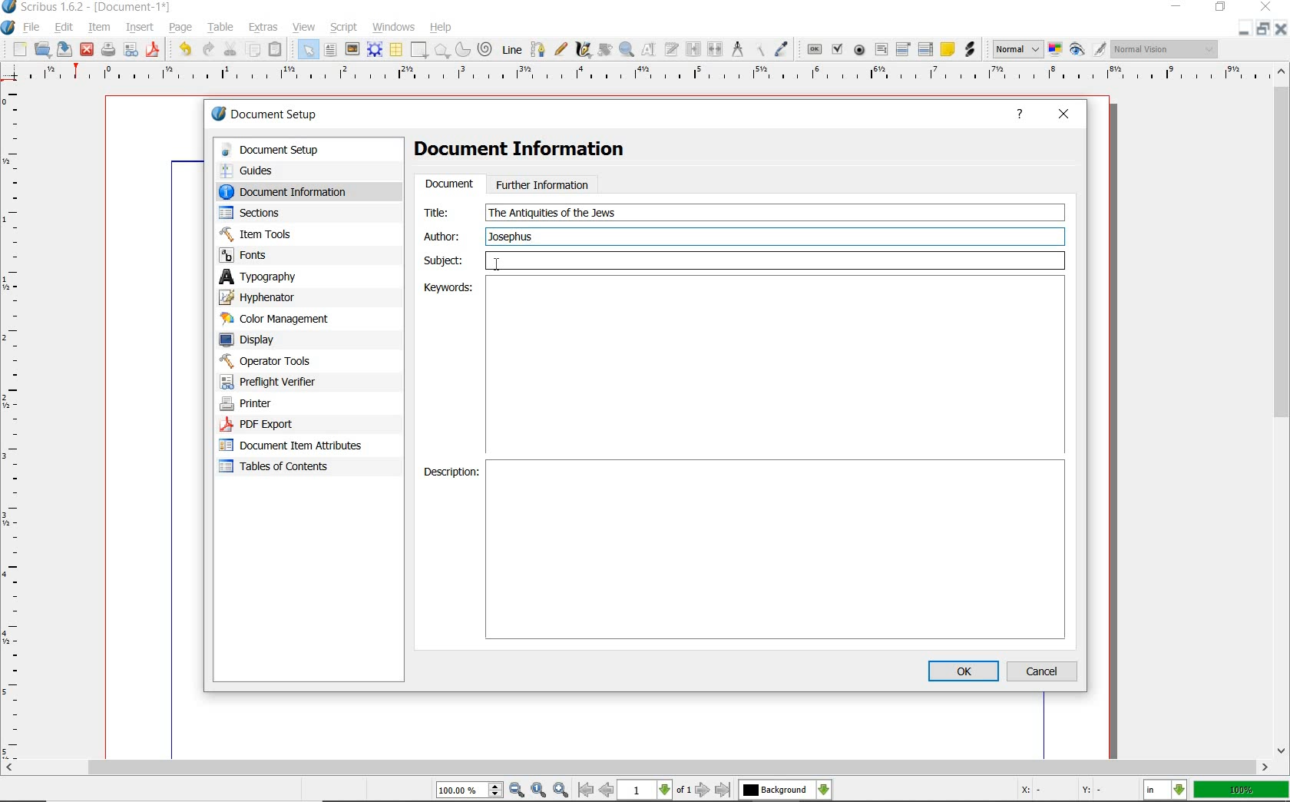 The image size is (1290, 802). What do you see at coordinates (782, 48) in the screenshot?
I see `eye dropper` at bounding box center [782, 48].